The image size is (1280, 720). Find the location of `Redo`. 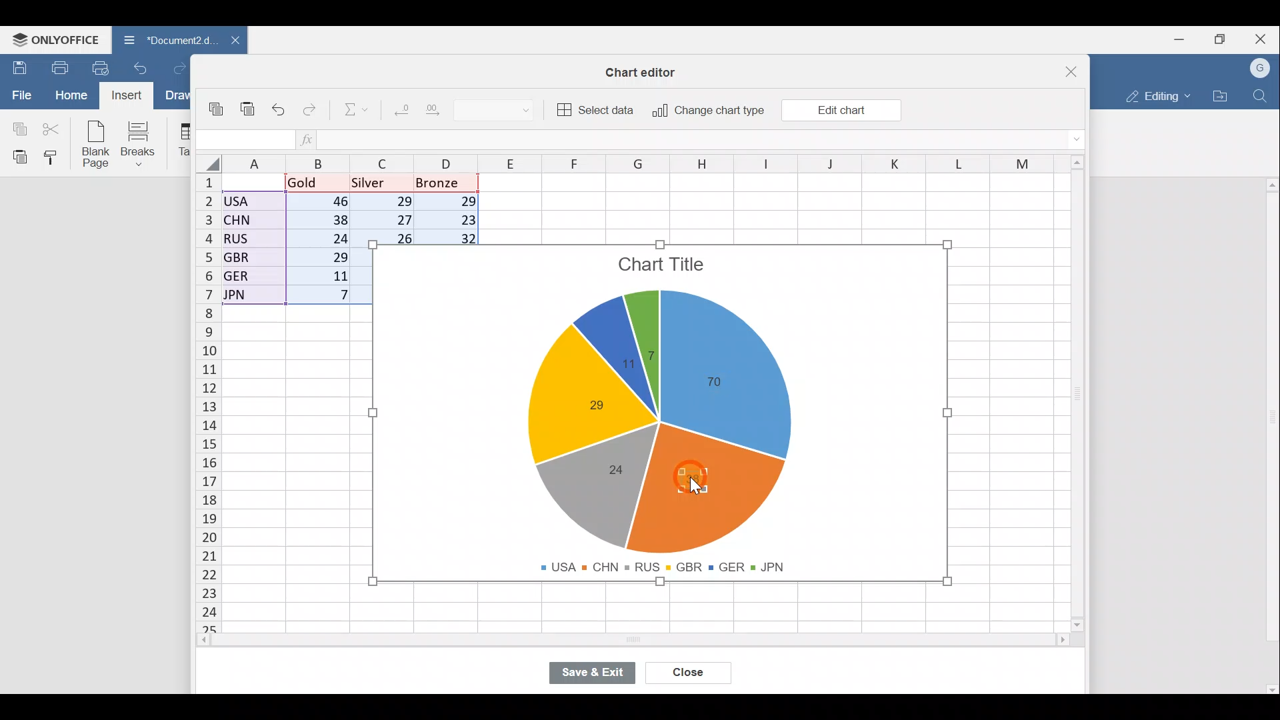

Redo is located at coordinates (185, 69).